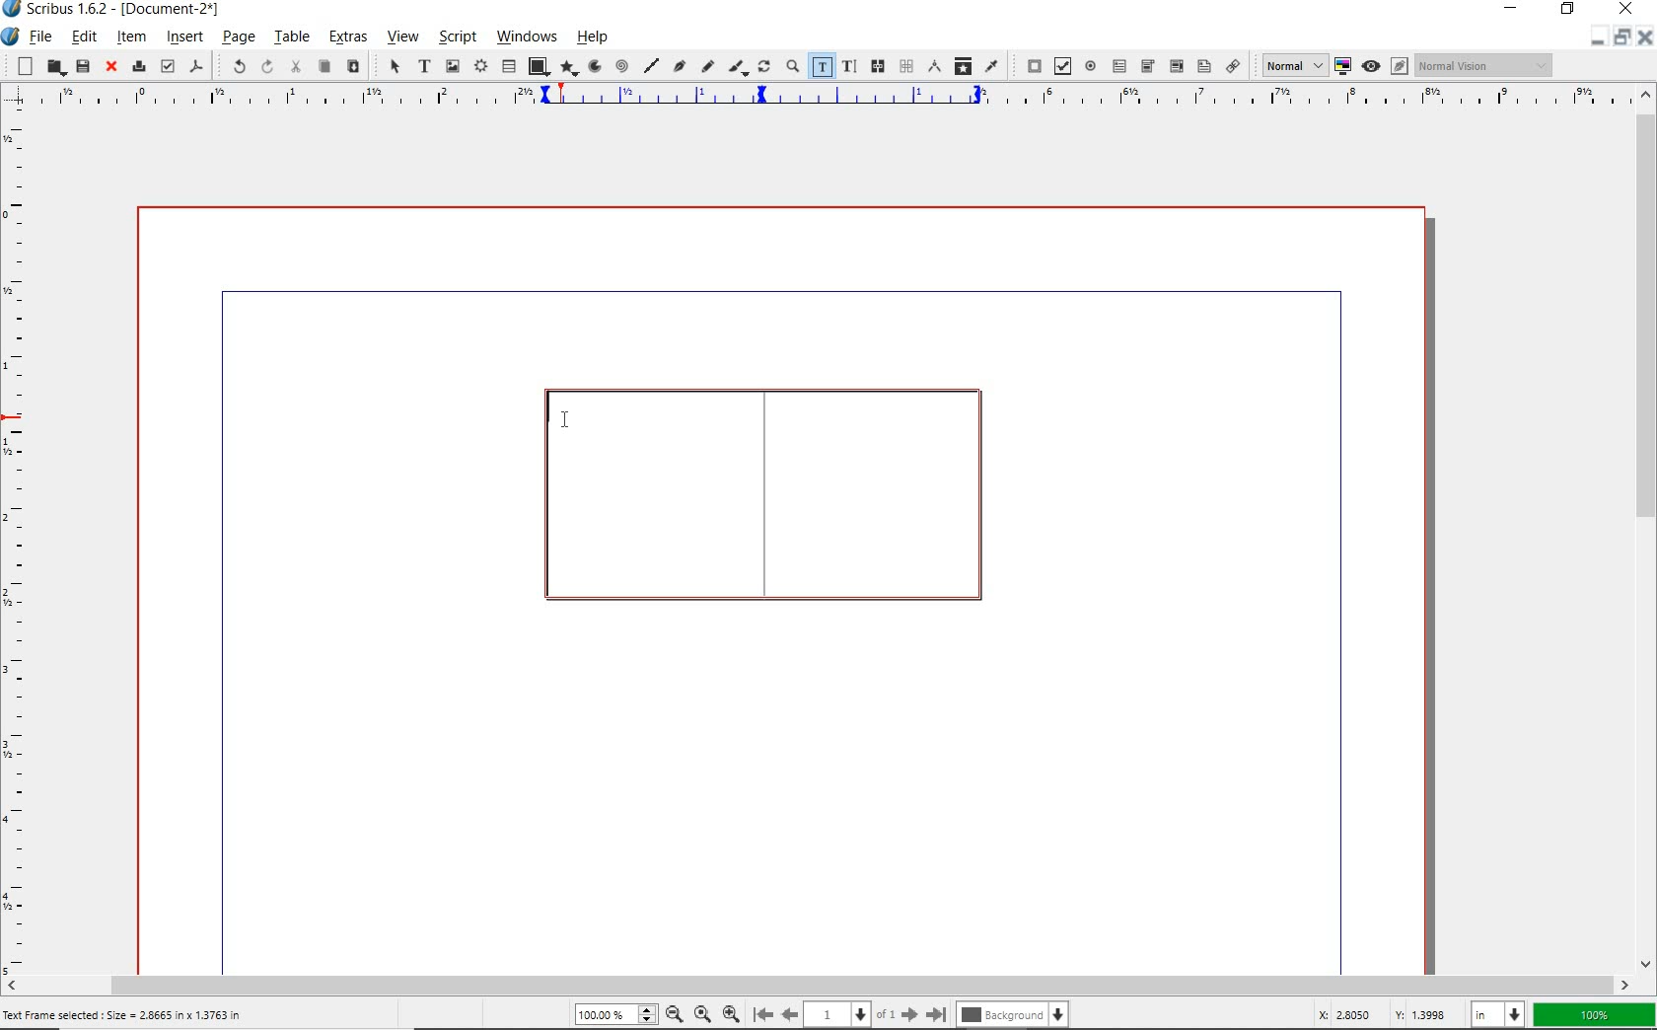 Image resolution: width=1657 pixels, height=1030 pixels. I want to click on table, so click(509, 65).